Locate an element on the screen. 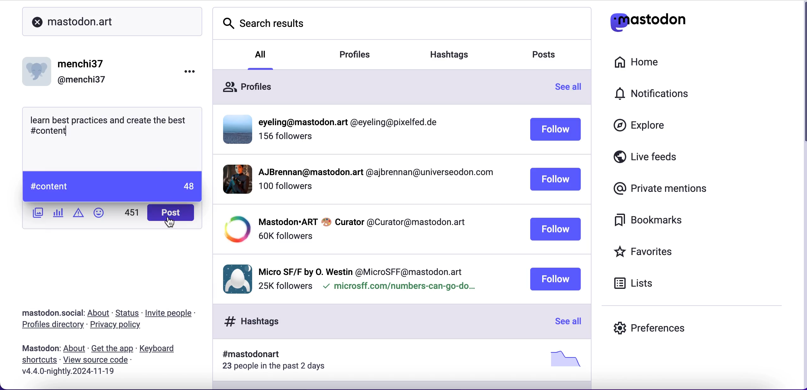  #content is located at coordinates (48, 183).